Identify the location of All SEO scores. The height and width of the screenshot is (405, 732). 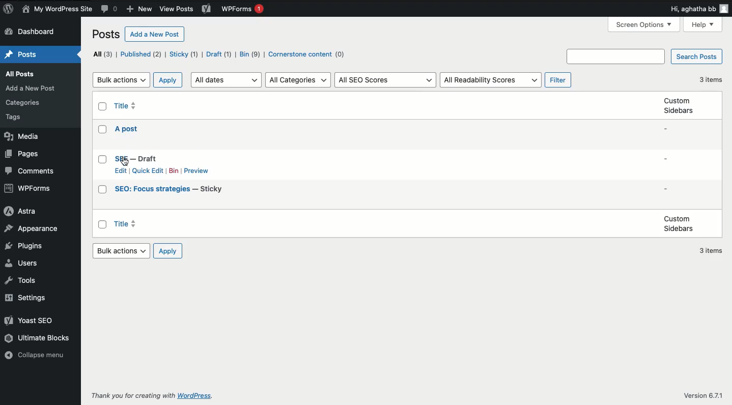
(386, 80).